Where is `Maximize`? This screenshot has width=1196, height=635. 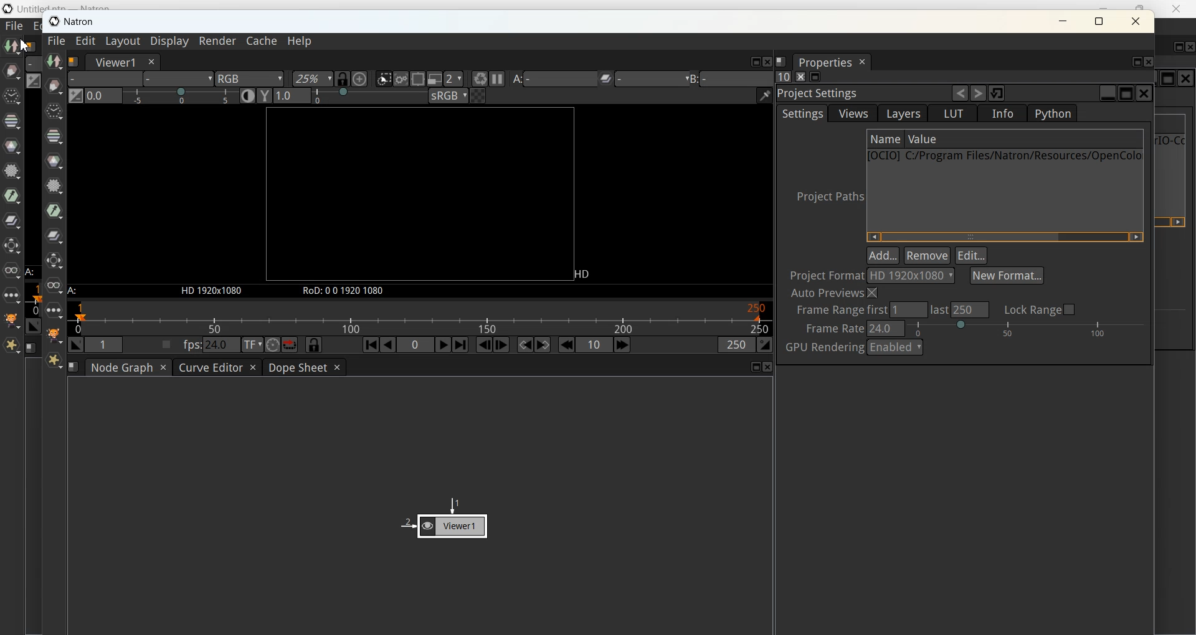
Maximize is located at coordinates (1169, 78).